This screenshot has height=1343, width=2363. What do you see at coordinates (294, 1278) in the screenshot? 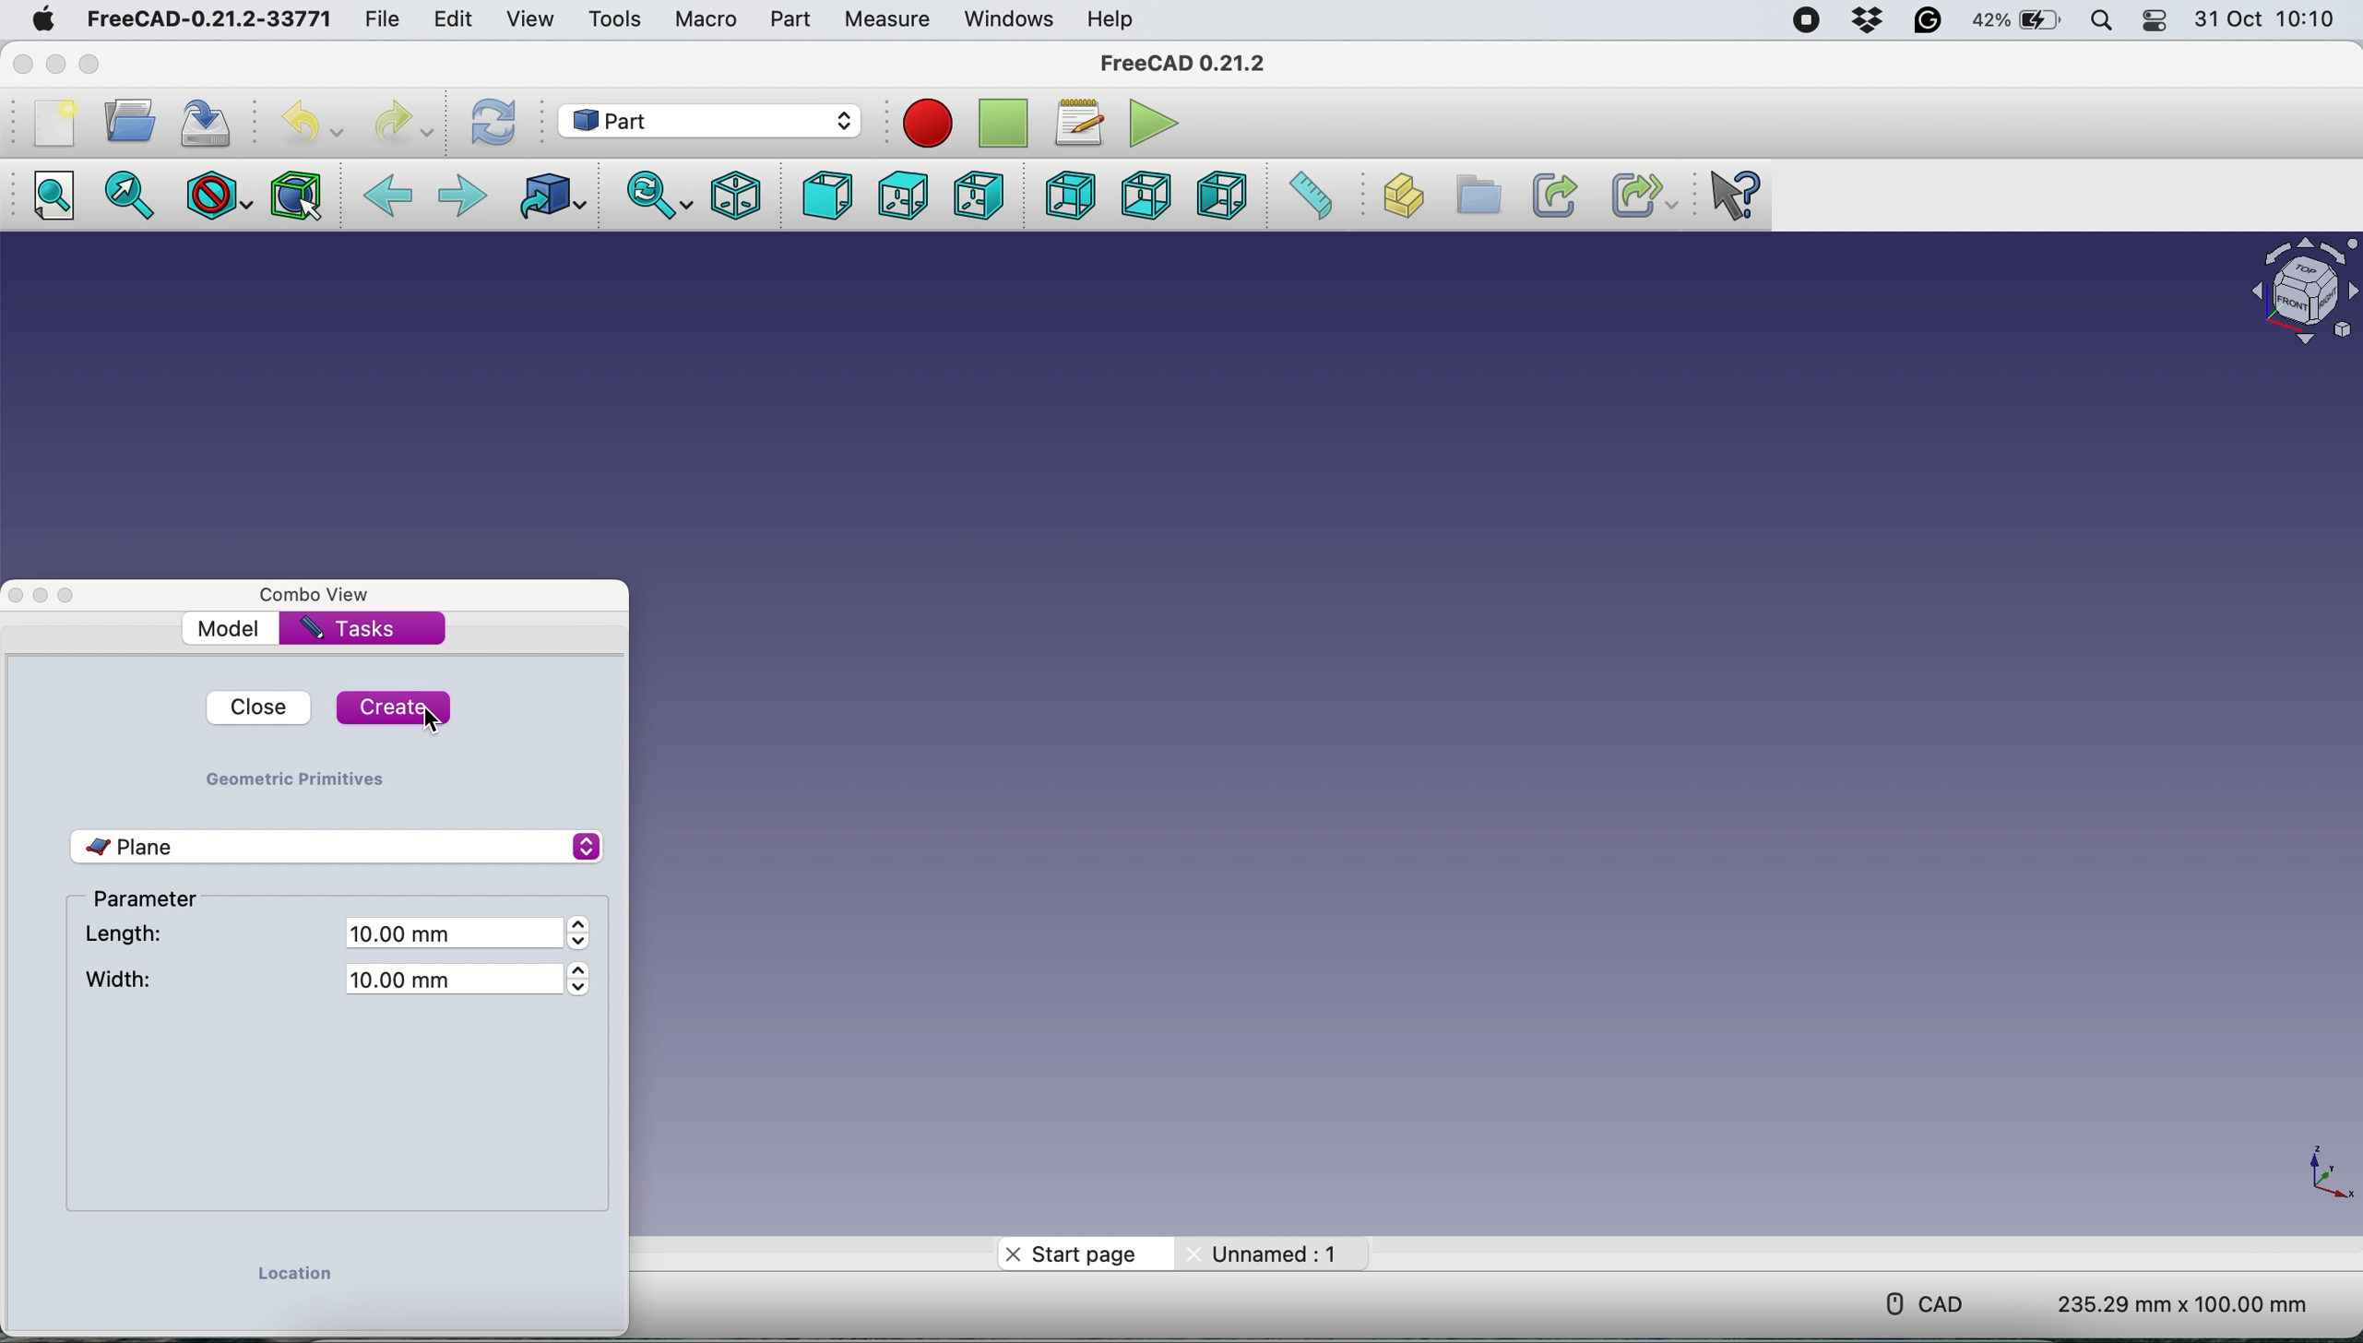
I see `location` at bounding box center [294, 1278].